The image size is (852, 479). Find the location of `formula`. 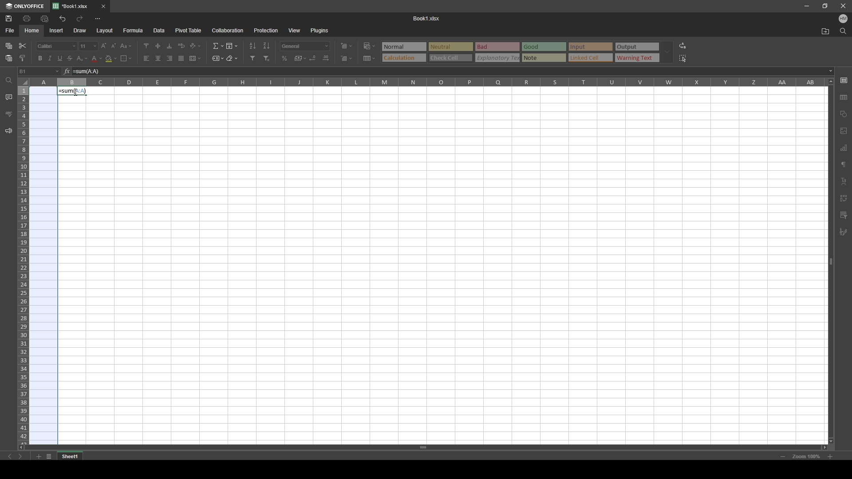

formula is located at coordinates (133, 31).